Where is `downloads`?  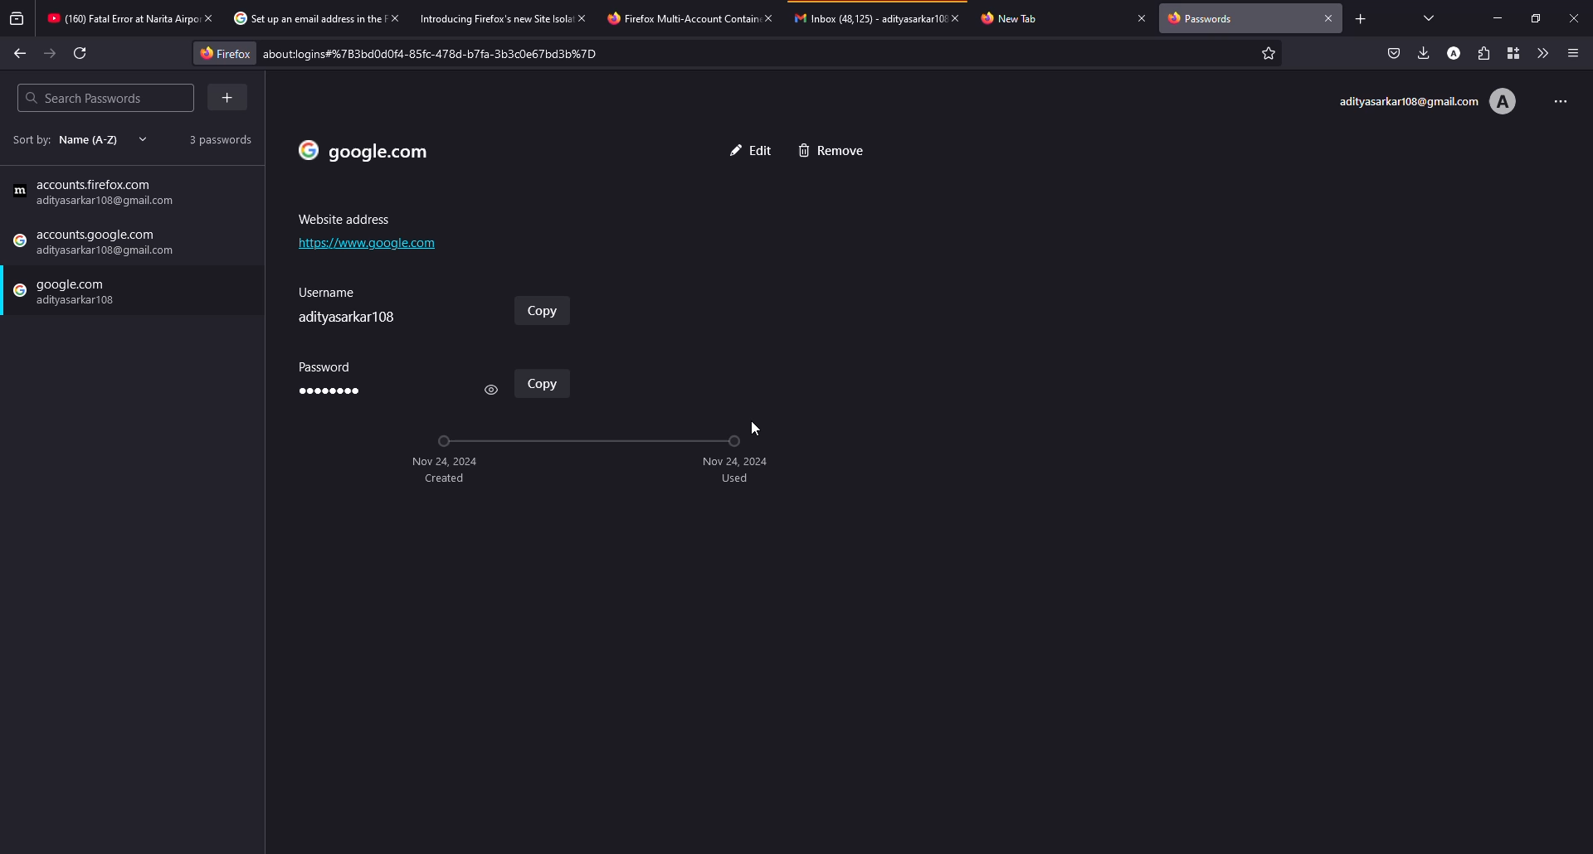
downloads is located at coordinates (1424, 52).